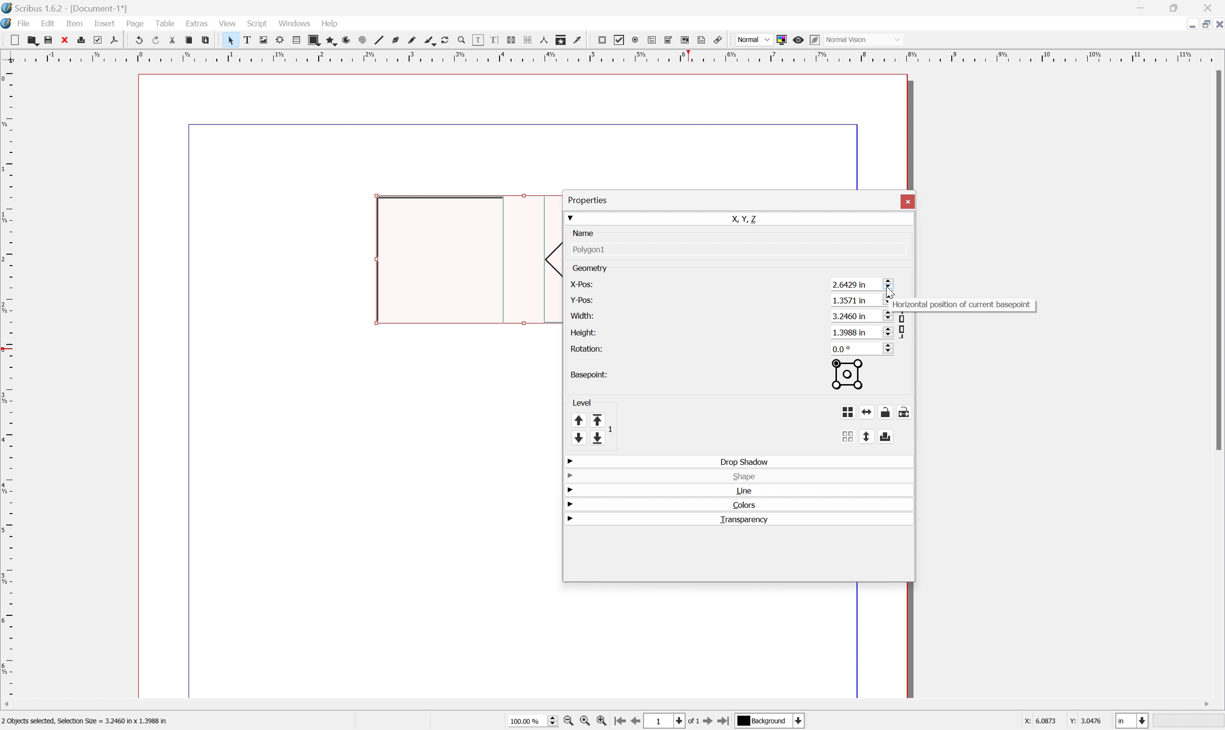  What do you see at coordinates (570, 473) in the screenshot?
I see `drop down` at bounding box center [570, 473].